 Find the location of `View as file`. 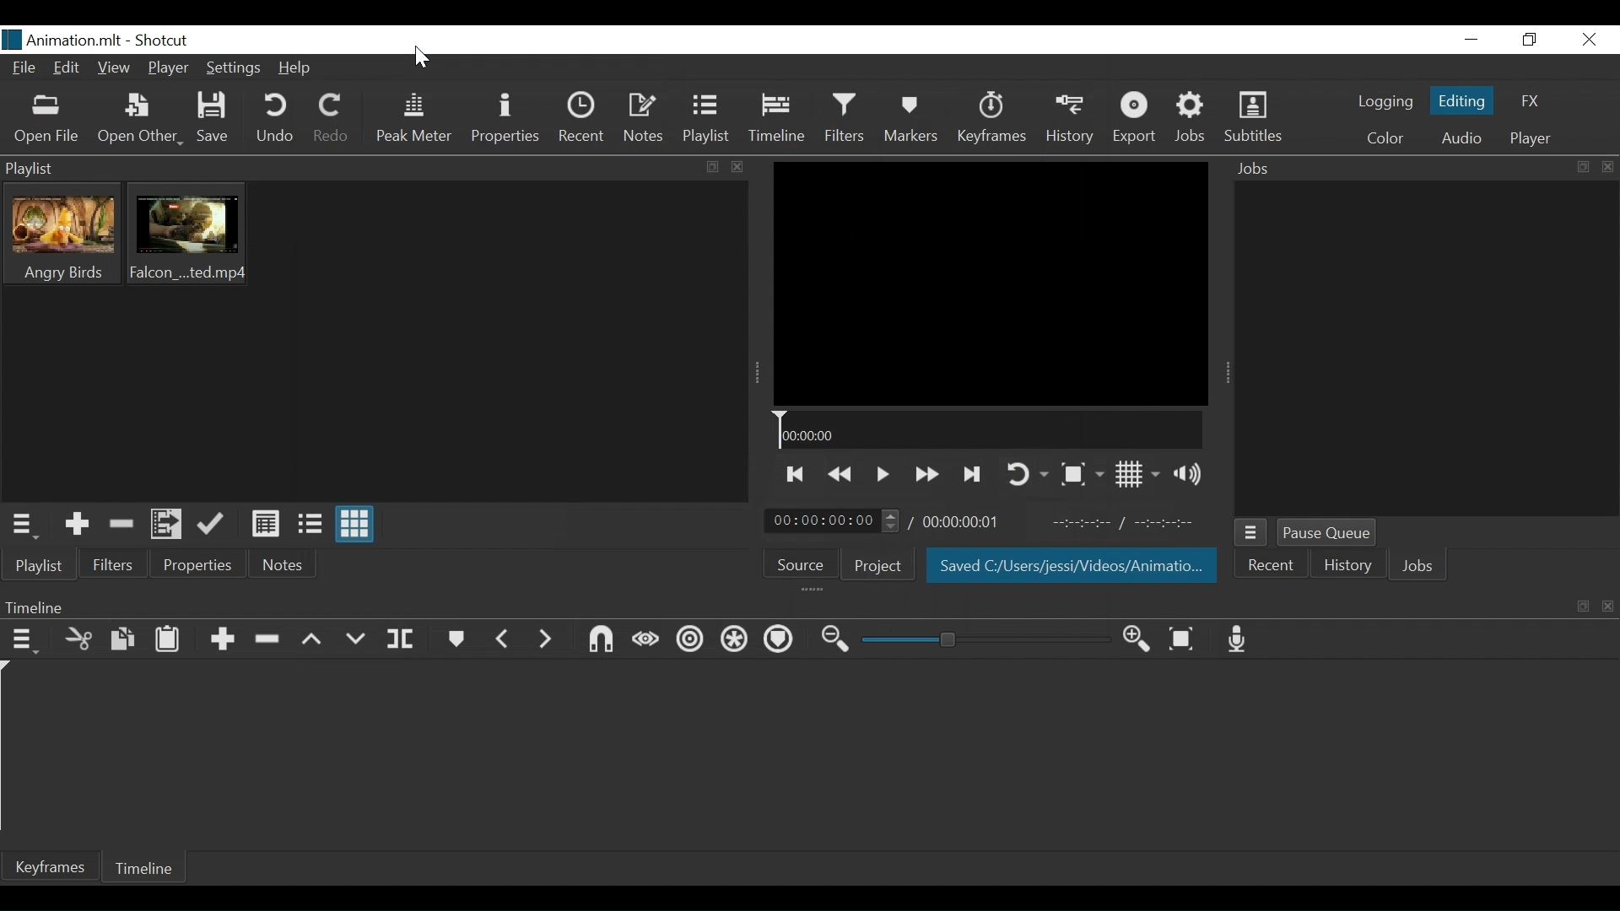

View as file is located at coordinates (310, 526).